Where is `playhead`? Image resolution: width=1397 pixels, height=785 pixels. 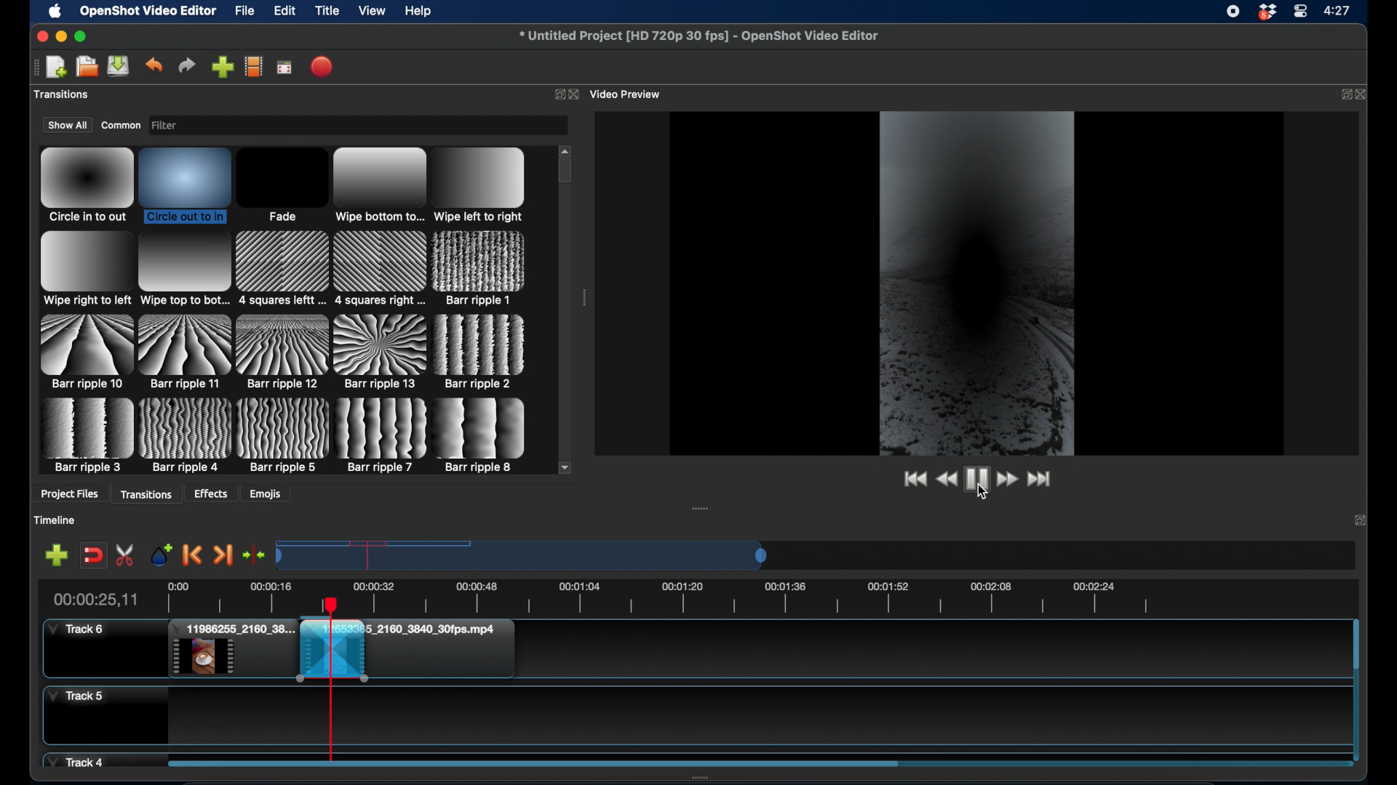 playhead is located at coordinates (330, 680).